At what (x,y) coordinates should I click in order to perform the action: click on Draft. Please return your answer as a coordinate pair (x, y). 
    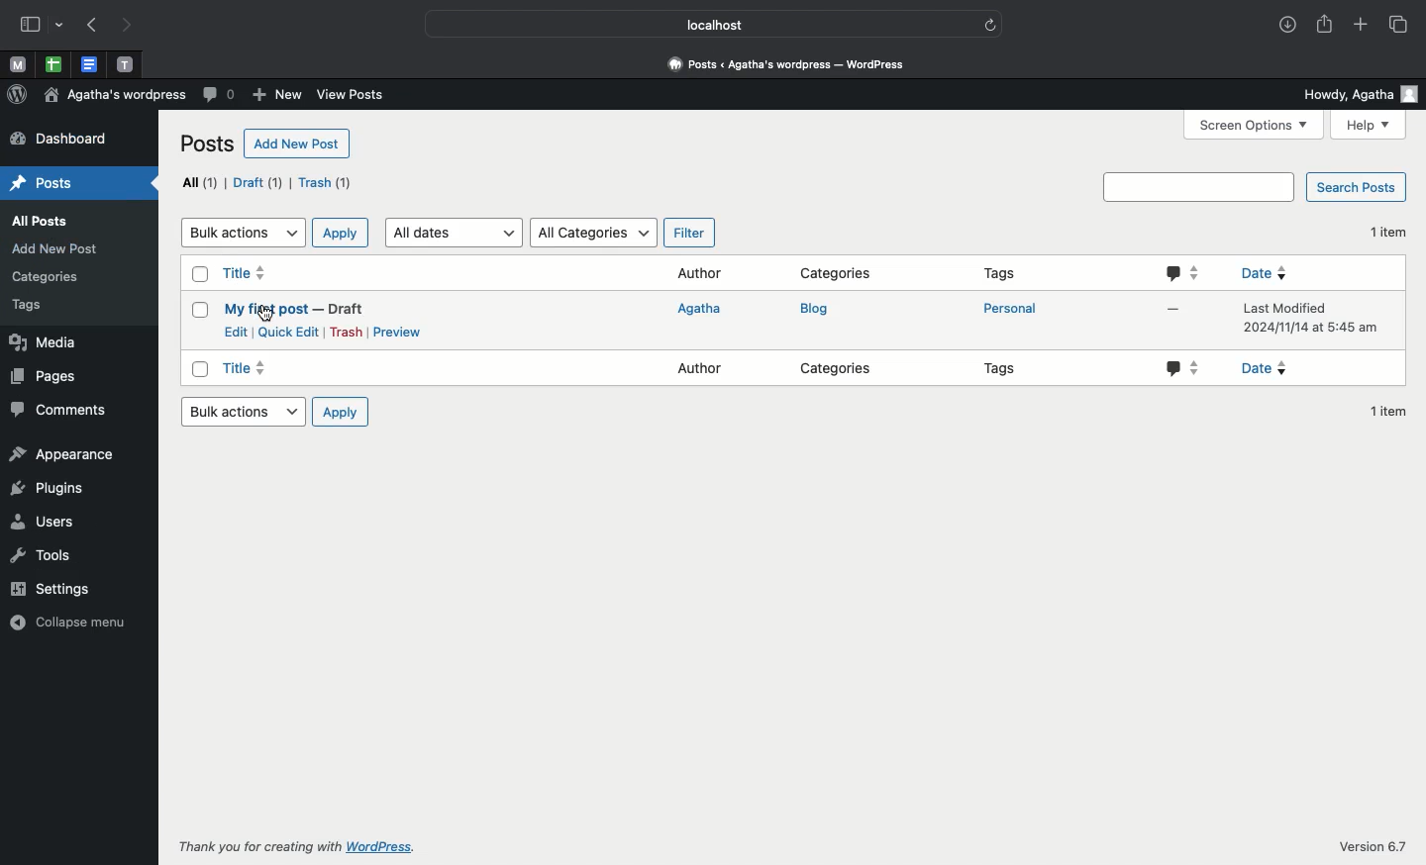
    Looking at the image, I should click on (260, 183).